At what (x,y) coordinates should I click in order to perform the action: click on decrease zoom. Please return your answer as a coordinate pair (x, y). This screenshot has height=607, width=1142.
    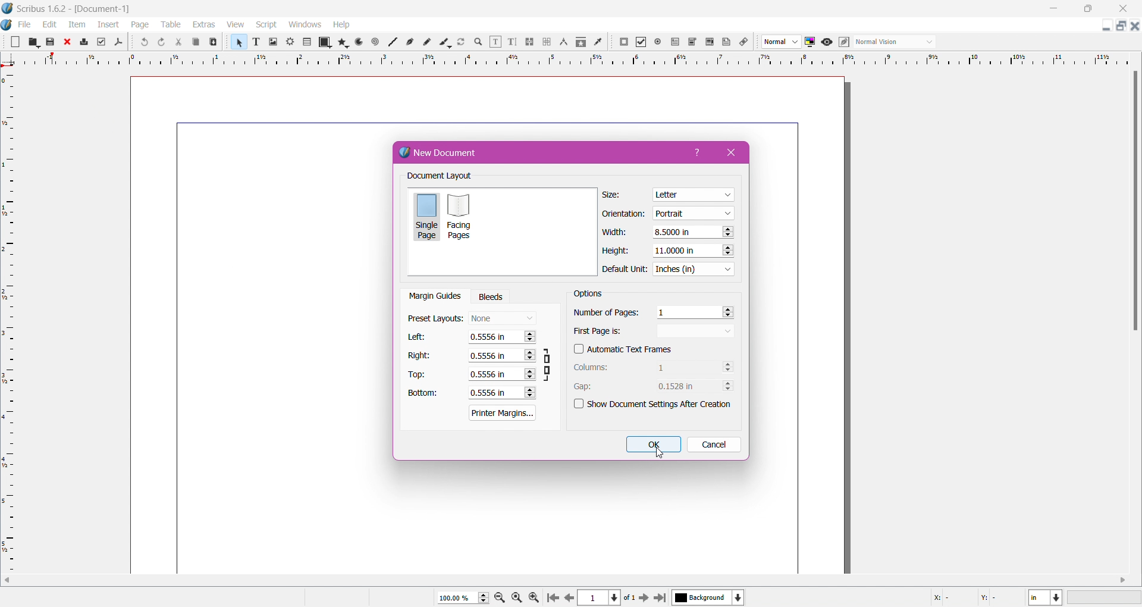
    Looking at the image, I should click on (500, 598).